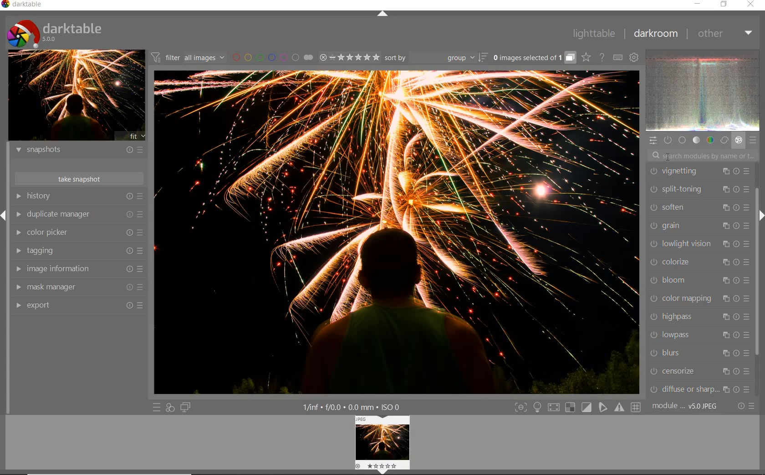 The width and height of the screenshot is (765, 475). What do you see at coordinates (398, 232) in the screenshot?
I see `selected image` at bounding box center [398, 232].